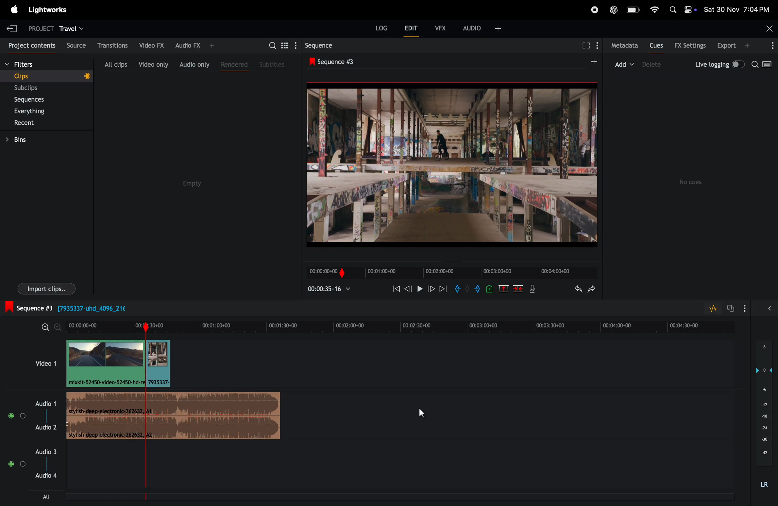 The height and width of the screenshot is (506, 778). Describe the element at coordinates (655, 10) in the screenshot. I see `wifi` at that location.